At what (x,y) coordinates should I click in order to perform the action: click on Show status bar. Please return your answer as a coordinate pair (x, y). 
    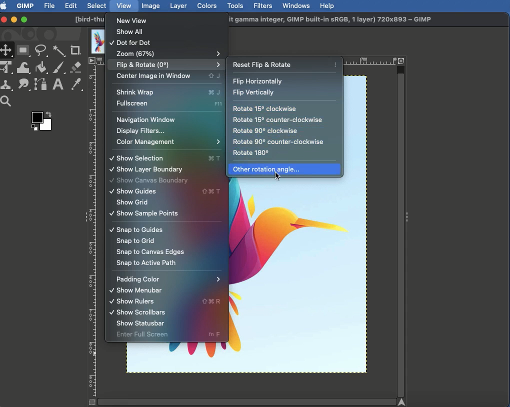
    Looking at the image, I should click on (141, 324).